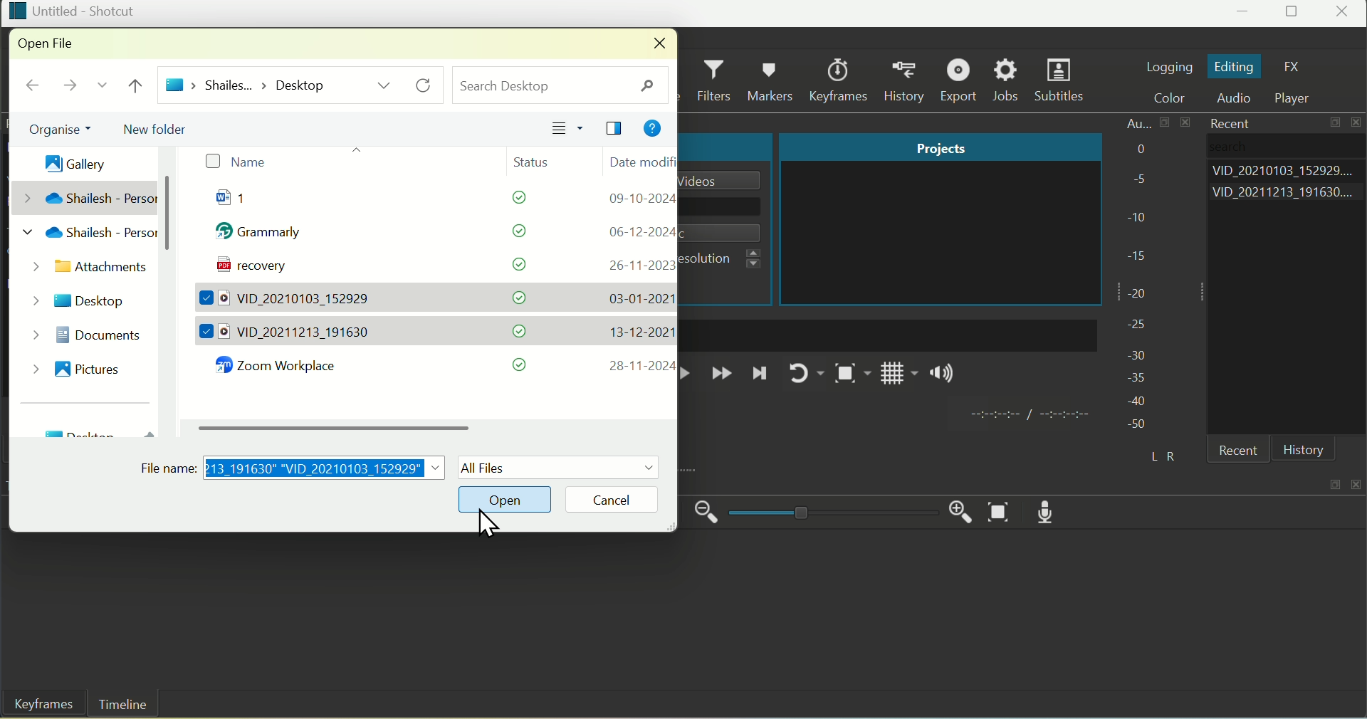 The image size is (1367, 719). I want to click on Audio bar, so click(1138, 274).